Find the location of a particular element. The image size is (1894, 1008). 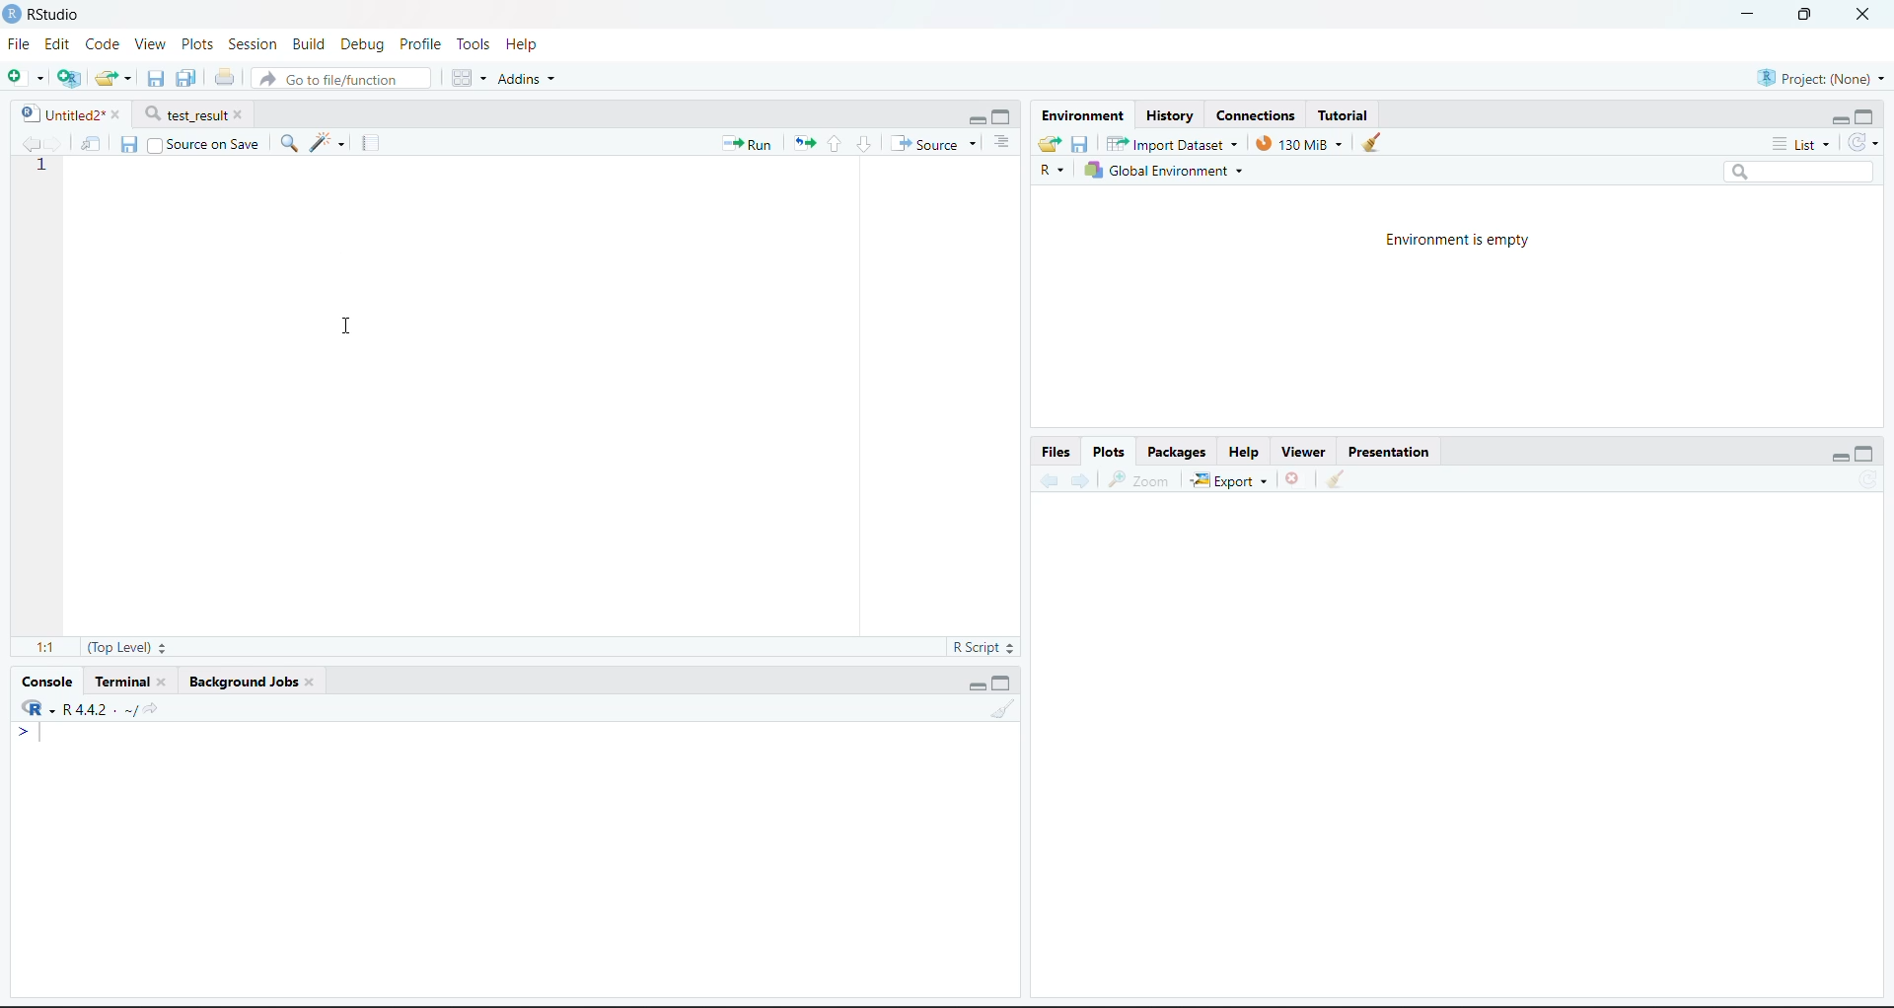

Load workspace is located at coordinates (1047, 145).